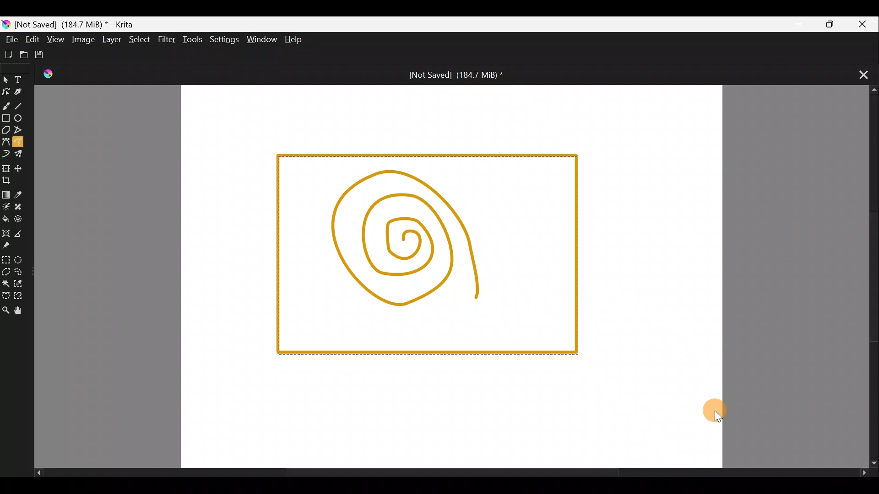  What do you see at coordinates (9, 54) in the screenshot?
I see `Create new document` at bounding box center [9, 54].